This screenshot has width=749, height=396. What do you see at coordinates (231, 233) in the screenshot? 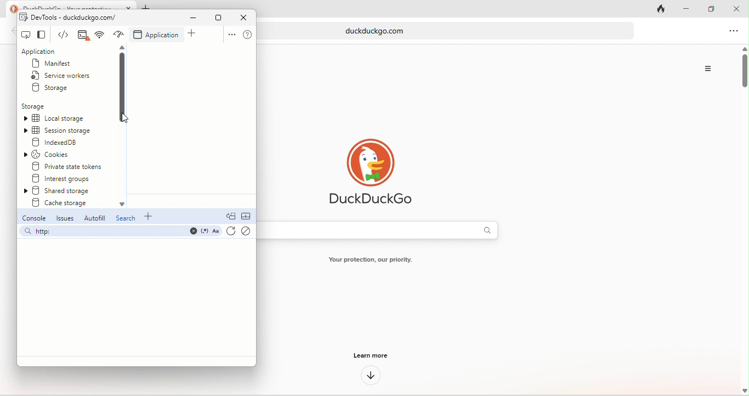
I see `refresh` at bounding box center [231, 233].